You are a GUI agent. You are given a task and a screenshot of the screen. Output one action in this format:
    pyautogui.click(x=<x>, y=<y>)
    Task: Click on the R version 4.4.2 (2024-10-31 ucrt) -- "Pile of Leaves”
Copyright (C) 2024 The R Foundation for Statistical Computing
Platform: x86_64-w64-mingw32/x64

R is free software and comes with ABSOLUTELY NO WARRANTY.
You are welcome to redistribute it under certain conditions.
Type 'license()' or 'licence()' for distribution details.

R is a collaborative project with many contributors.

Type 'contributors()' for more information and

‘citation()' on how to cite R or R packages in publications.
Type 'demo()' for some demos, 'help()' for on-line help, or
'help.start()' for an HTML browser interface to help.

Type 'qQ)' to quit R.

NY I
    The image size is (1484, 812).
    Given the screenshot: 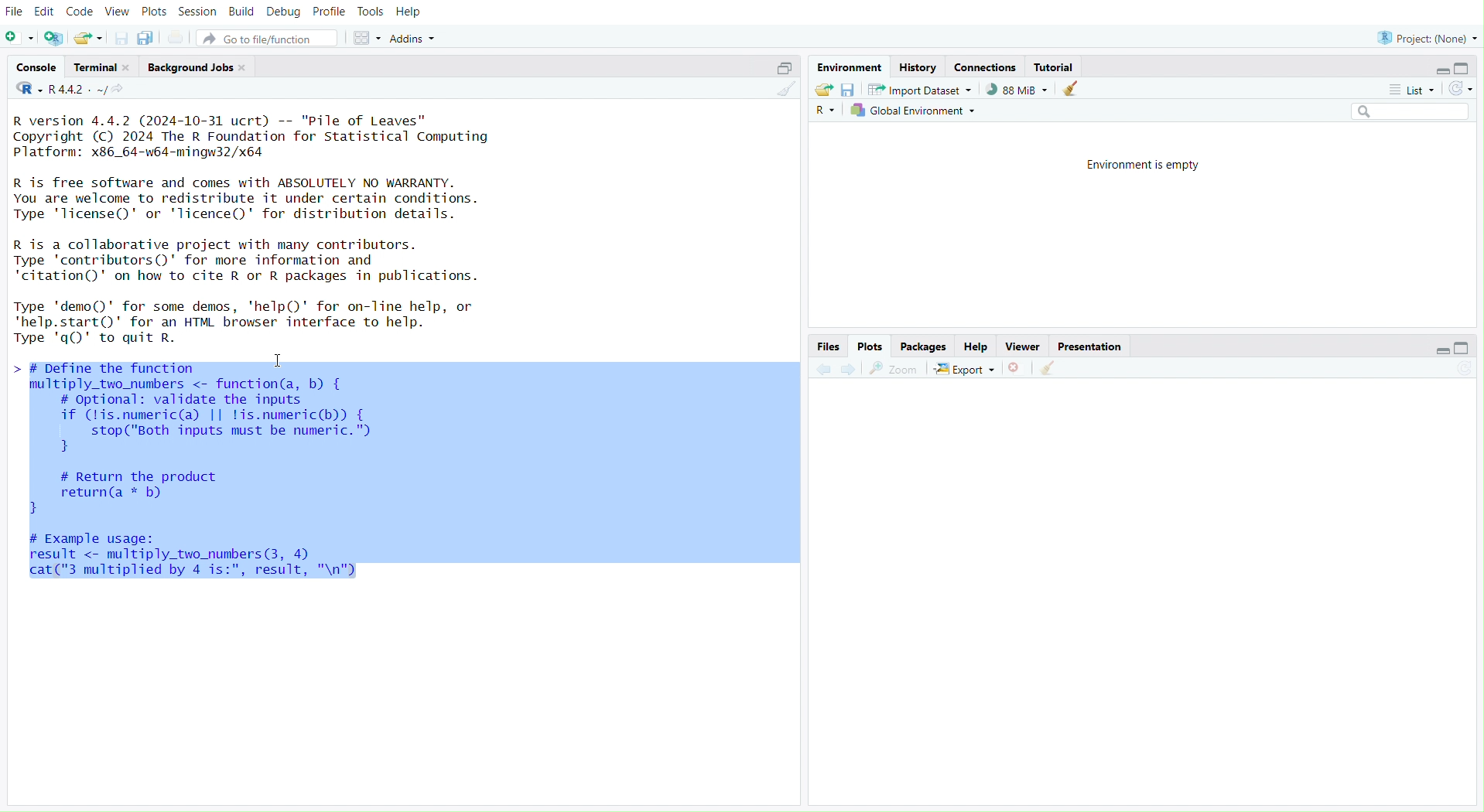 What is the action you would take?
    pyautogui.click(x=274, y=227)
    